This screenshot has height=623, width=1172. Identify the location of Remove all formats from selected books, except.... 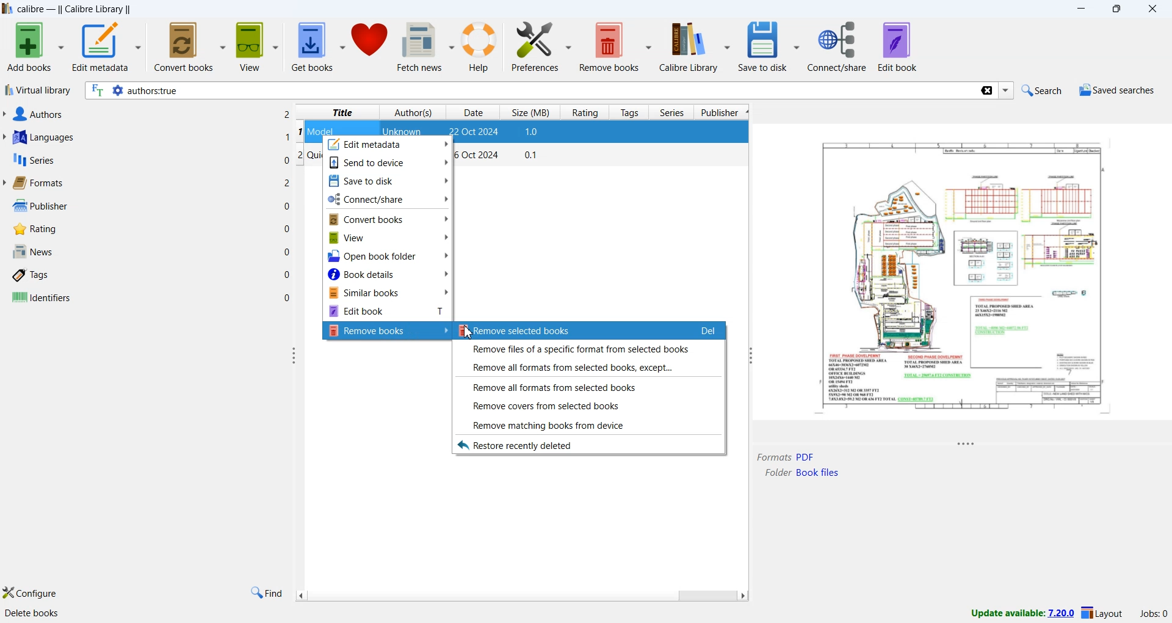
(588, 366).